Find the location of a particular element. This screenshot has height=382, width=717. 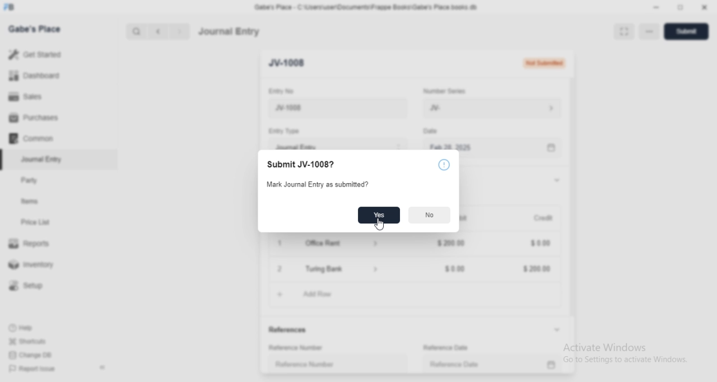

Submit JV-1008? is located at coordinates (304, 165).